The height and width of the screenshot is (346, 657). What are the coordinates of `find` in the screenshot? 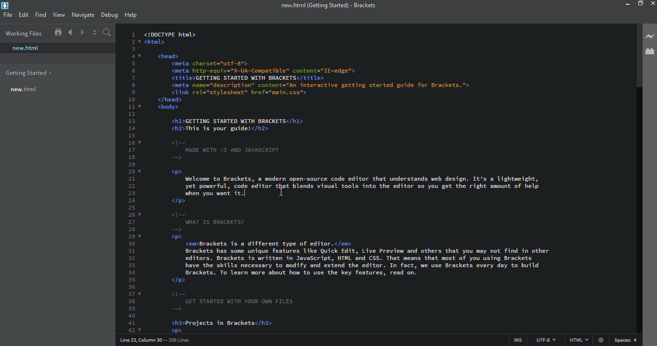 It's located at (41, 15).